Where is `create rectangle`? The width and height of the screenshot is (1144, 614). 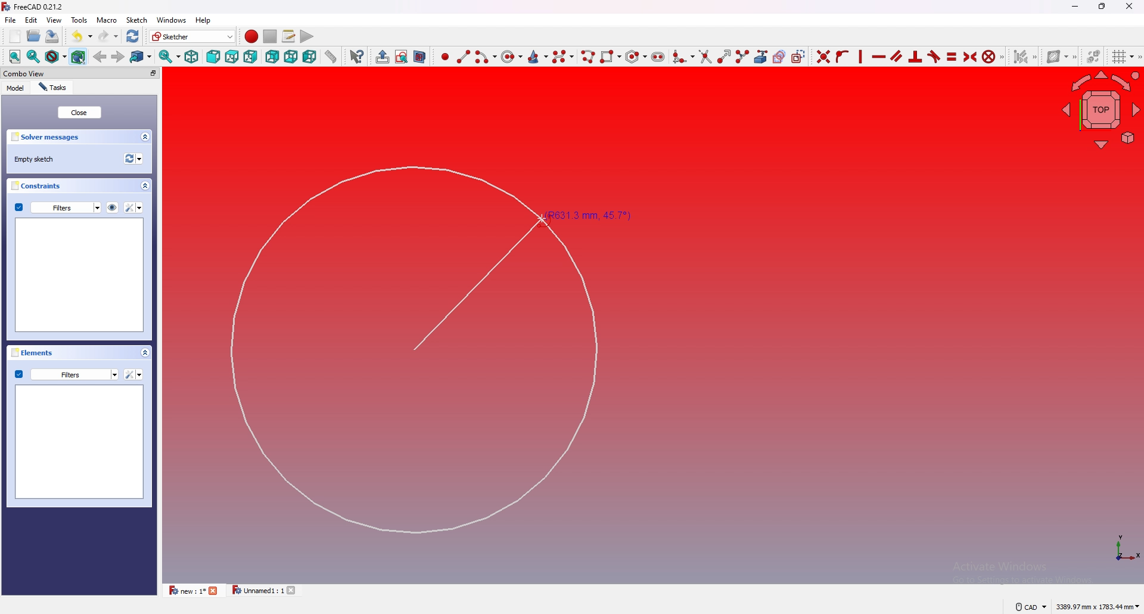 create rectangle is located at coordinates (609, 57).